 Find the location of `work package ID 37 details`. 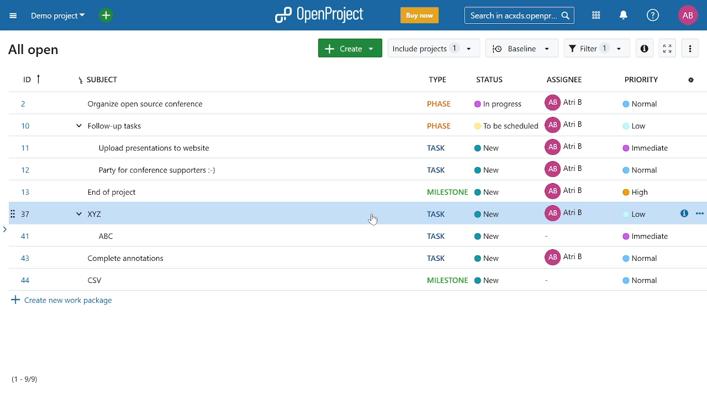

work package ID 37 details is located at coordinates (358, 216).